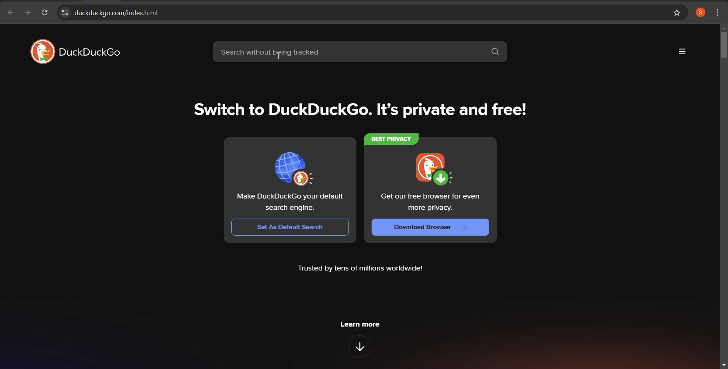 The width and height of the screenshot is (728, 369). What do you see at coordinates (390, 138) in the screenshot?
I see `best privacy` at bounding box center [390, 138].